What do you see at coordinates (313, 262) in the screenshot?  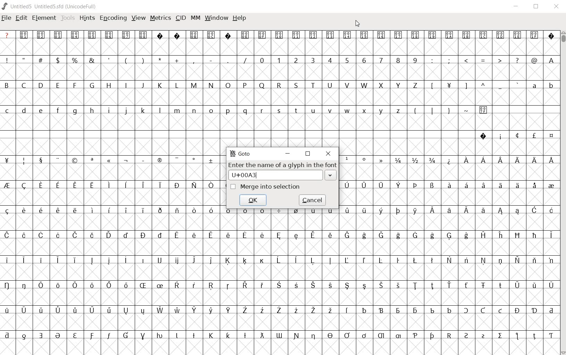 I see `Symbol` at bounding box center [313, 262].